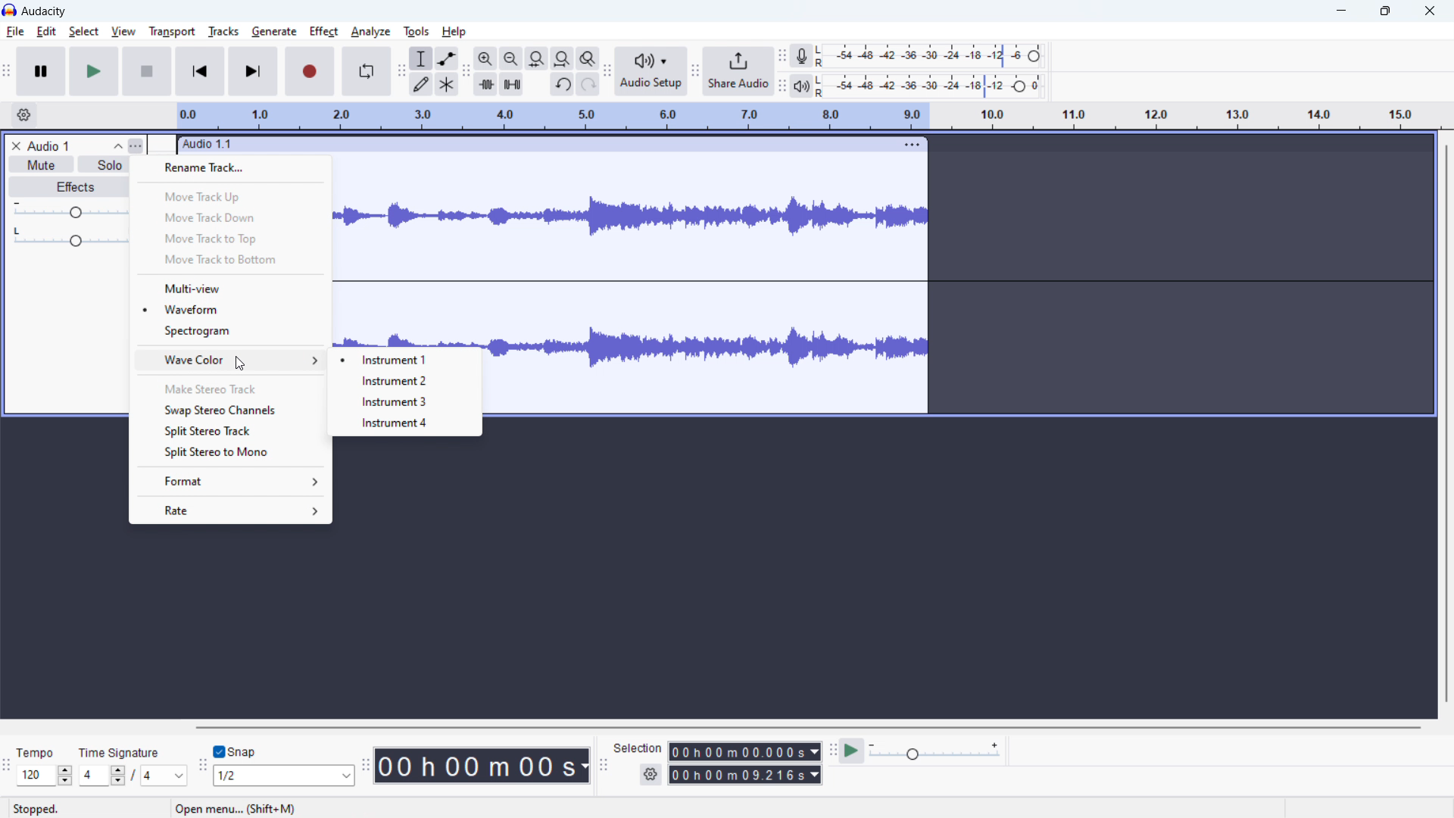 This screenshot has height=818, width=1454. Describe the element at coordinates (563, 58) in the screenshot. I see `fit project to width` at that location.